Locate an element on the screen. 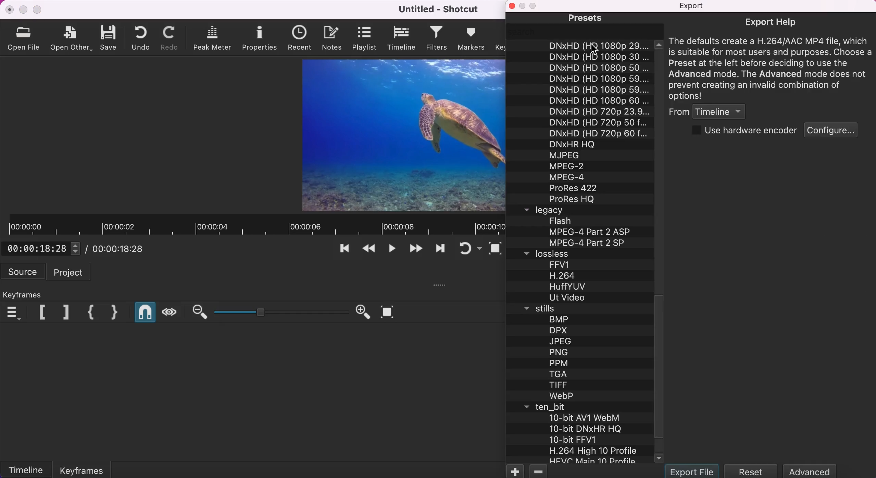 This screenshot has width=876, height=478. list of ten_bit presets is located at coordinates (593, 438).